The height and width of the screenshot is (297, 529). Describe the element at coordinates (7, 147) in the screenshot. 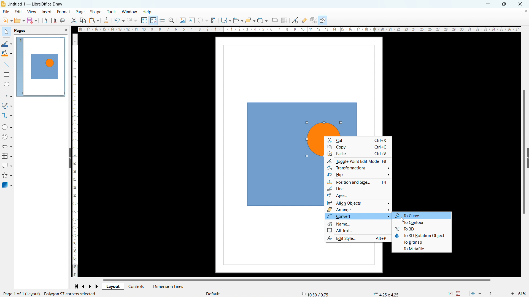

I see `block arrows` at that location.